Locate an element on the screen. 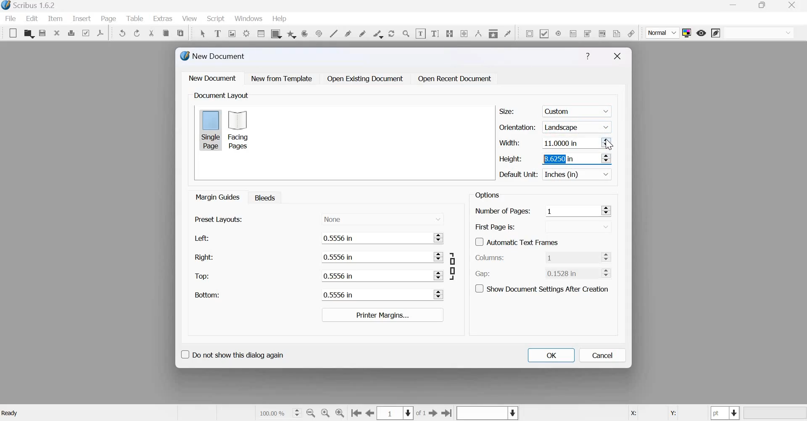 The width and height of the screenshot is (807, 421). OK is located at coordinates (551, 355).